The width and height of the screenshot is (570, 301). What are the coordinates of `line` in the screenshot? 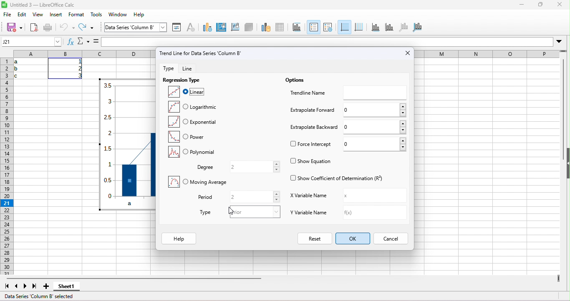 It's located at (199, 68).